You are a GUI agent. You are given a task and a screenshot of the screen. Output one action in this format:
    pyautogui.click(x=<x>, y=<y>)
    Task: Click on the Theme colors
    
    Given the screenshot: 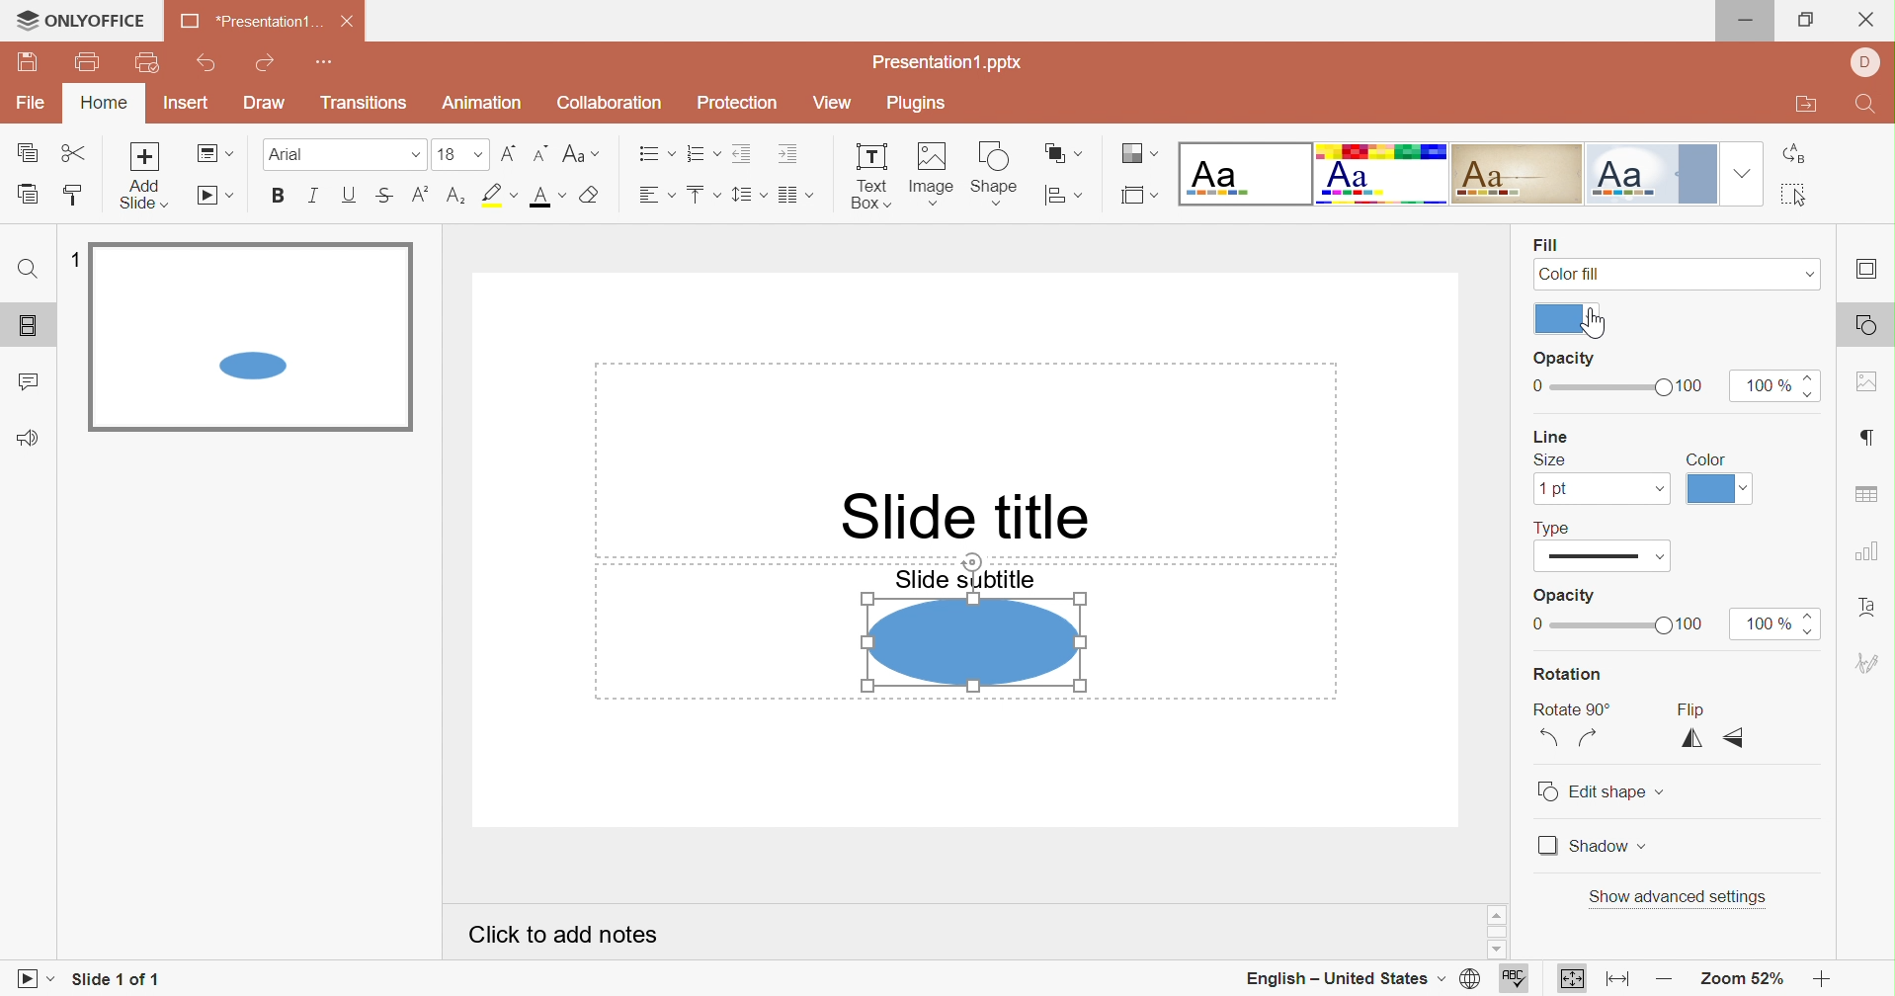 What is the action you would take?
    pyautogui.click(x=1571, y=318)
    